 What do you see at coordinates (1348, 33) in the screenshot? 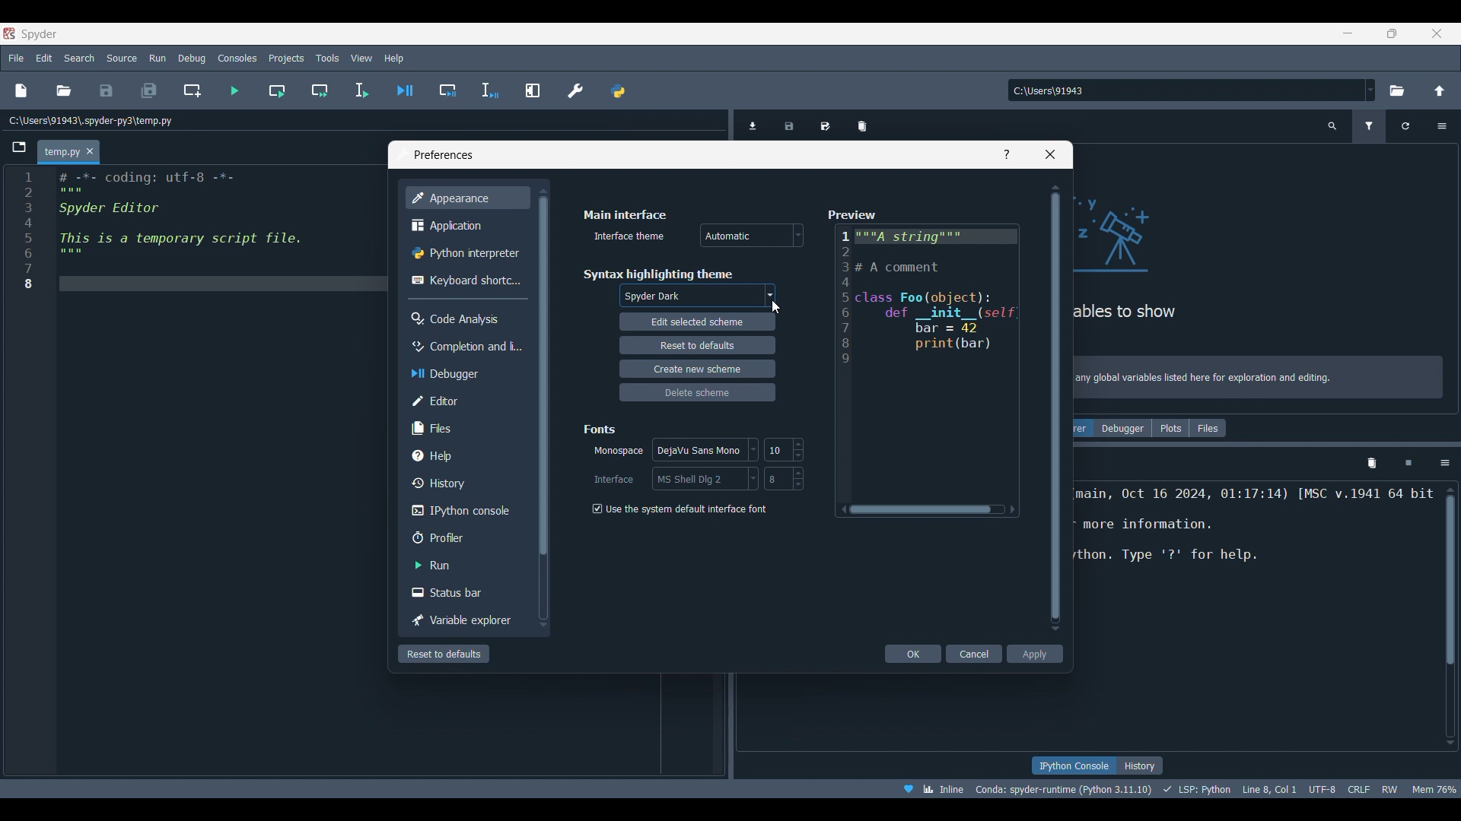
I see `Minimize` at bounding box center [1348, 33].